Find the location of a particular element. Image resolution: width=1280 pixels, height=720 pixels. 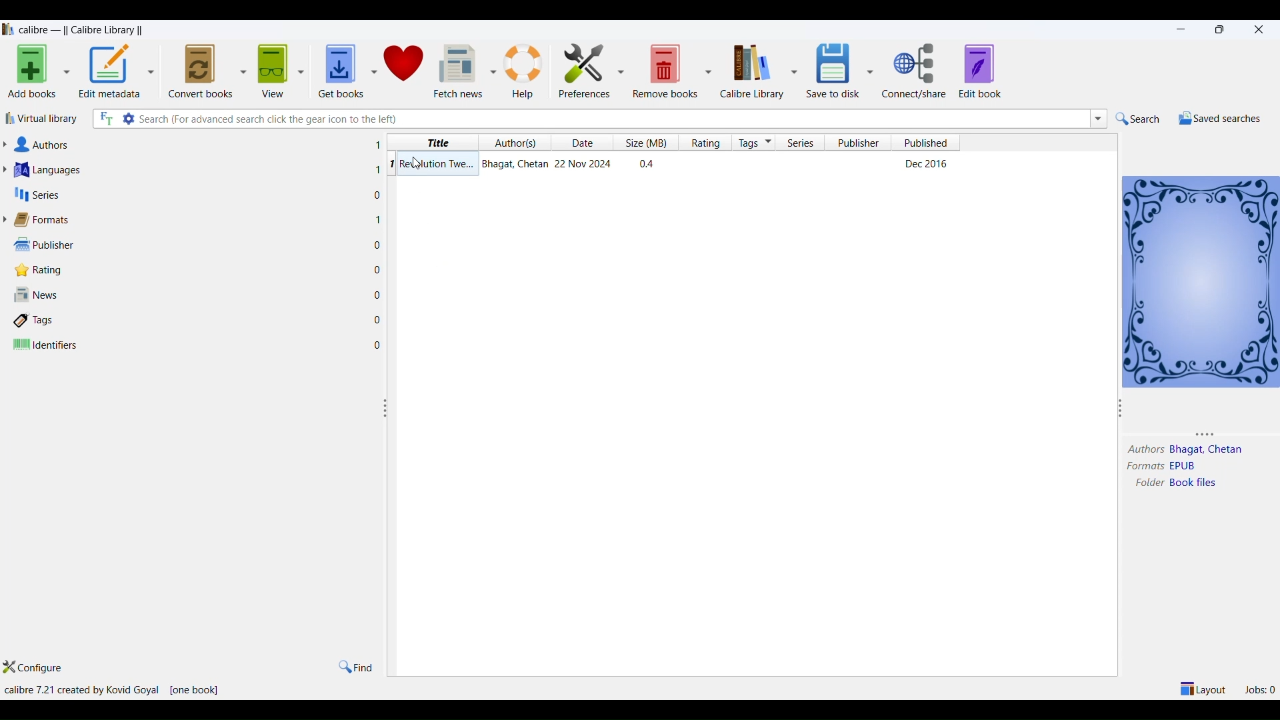

1 is located at coordinates (374, 169).